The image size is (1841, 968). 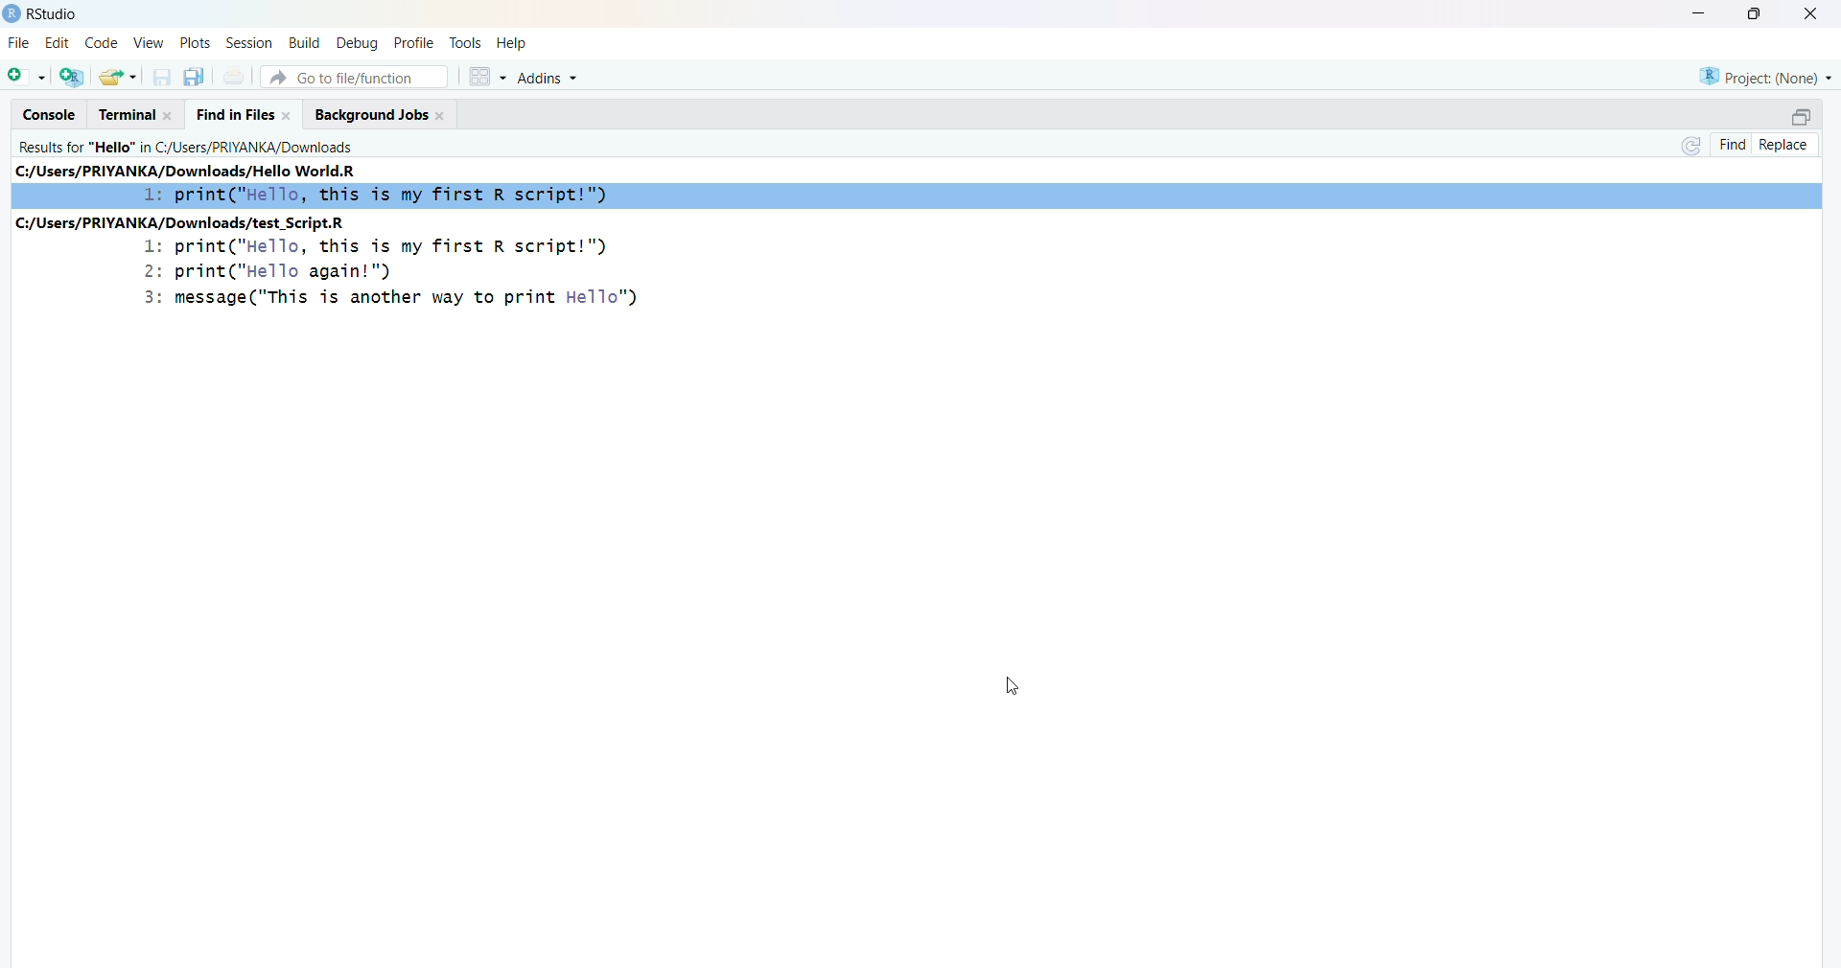 I want to click on plots, so click(x=195, y=41).